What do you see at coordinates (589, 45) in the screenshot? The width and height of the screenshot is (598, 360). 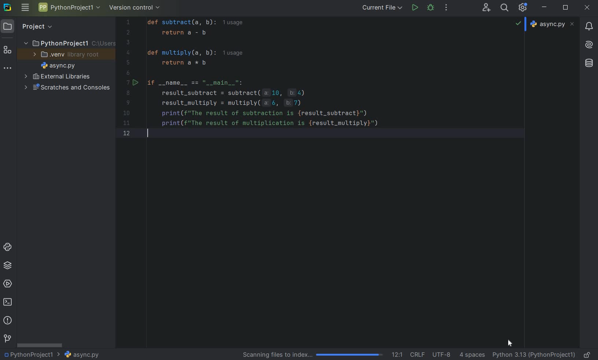 I see `AI Assistant` at bounding box center [589, 45].